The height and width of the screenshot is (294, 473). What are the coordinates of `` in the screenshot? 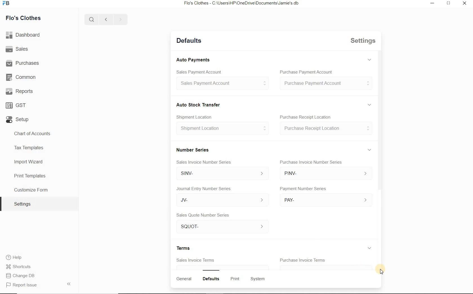 It's located at (264, 127).